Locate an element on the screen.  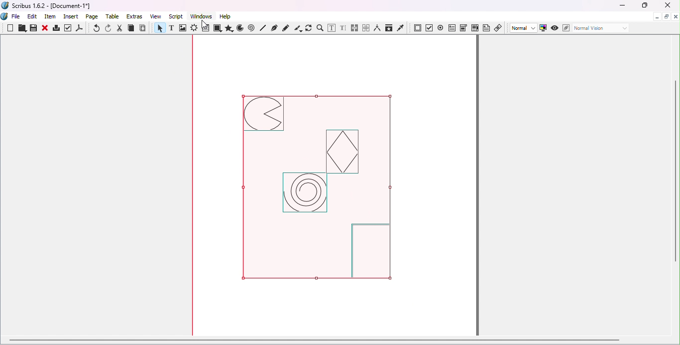
Print is located at coordinates (56, 29).